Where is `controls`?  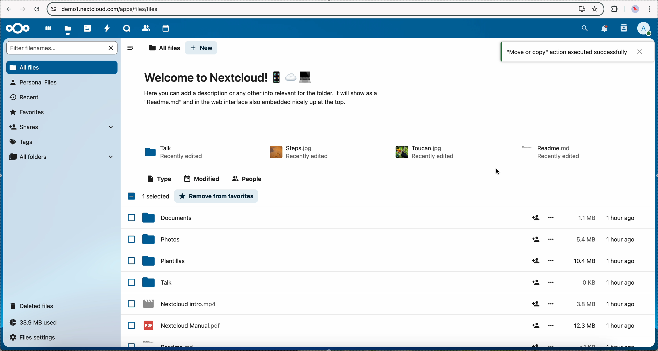
controls is located at coordinates (54, 9).